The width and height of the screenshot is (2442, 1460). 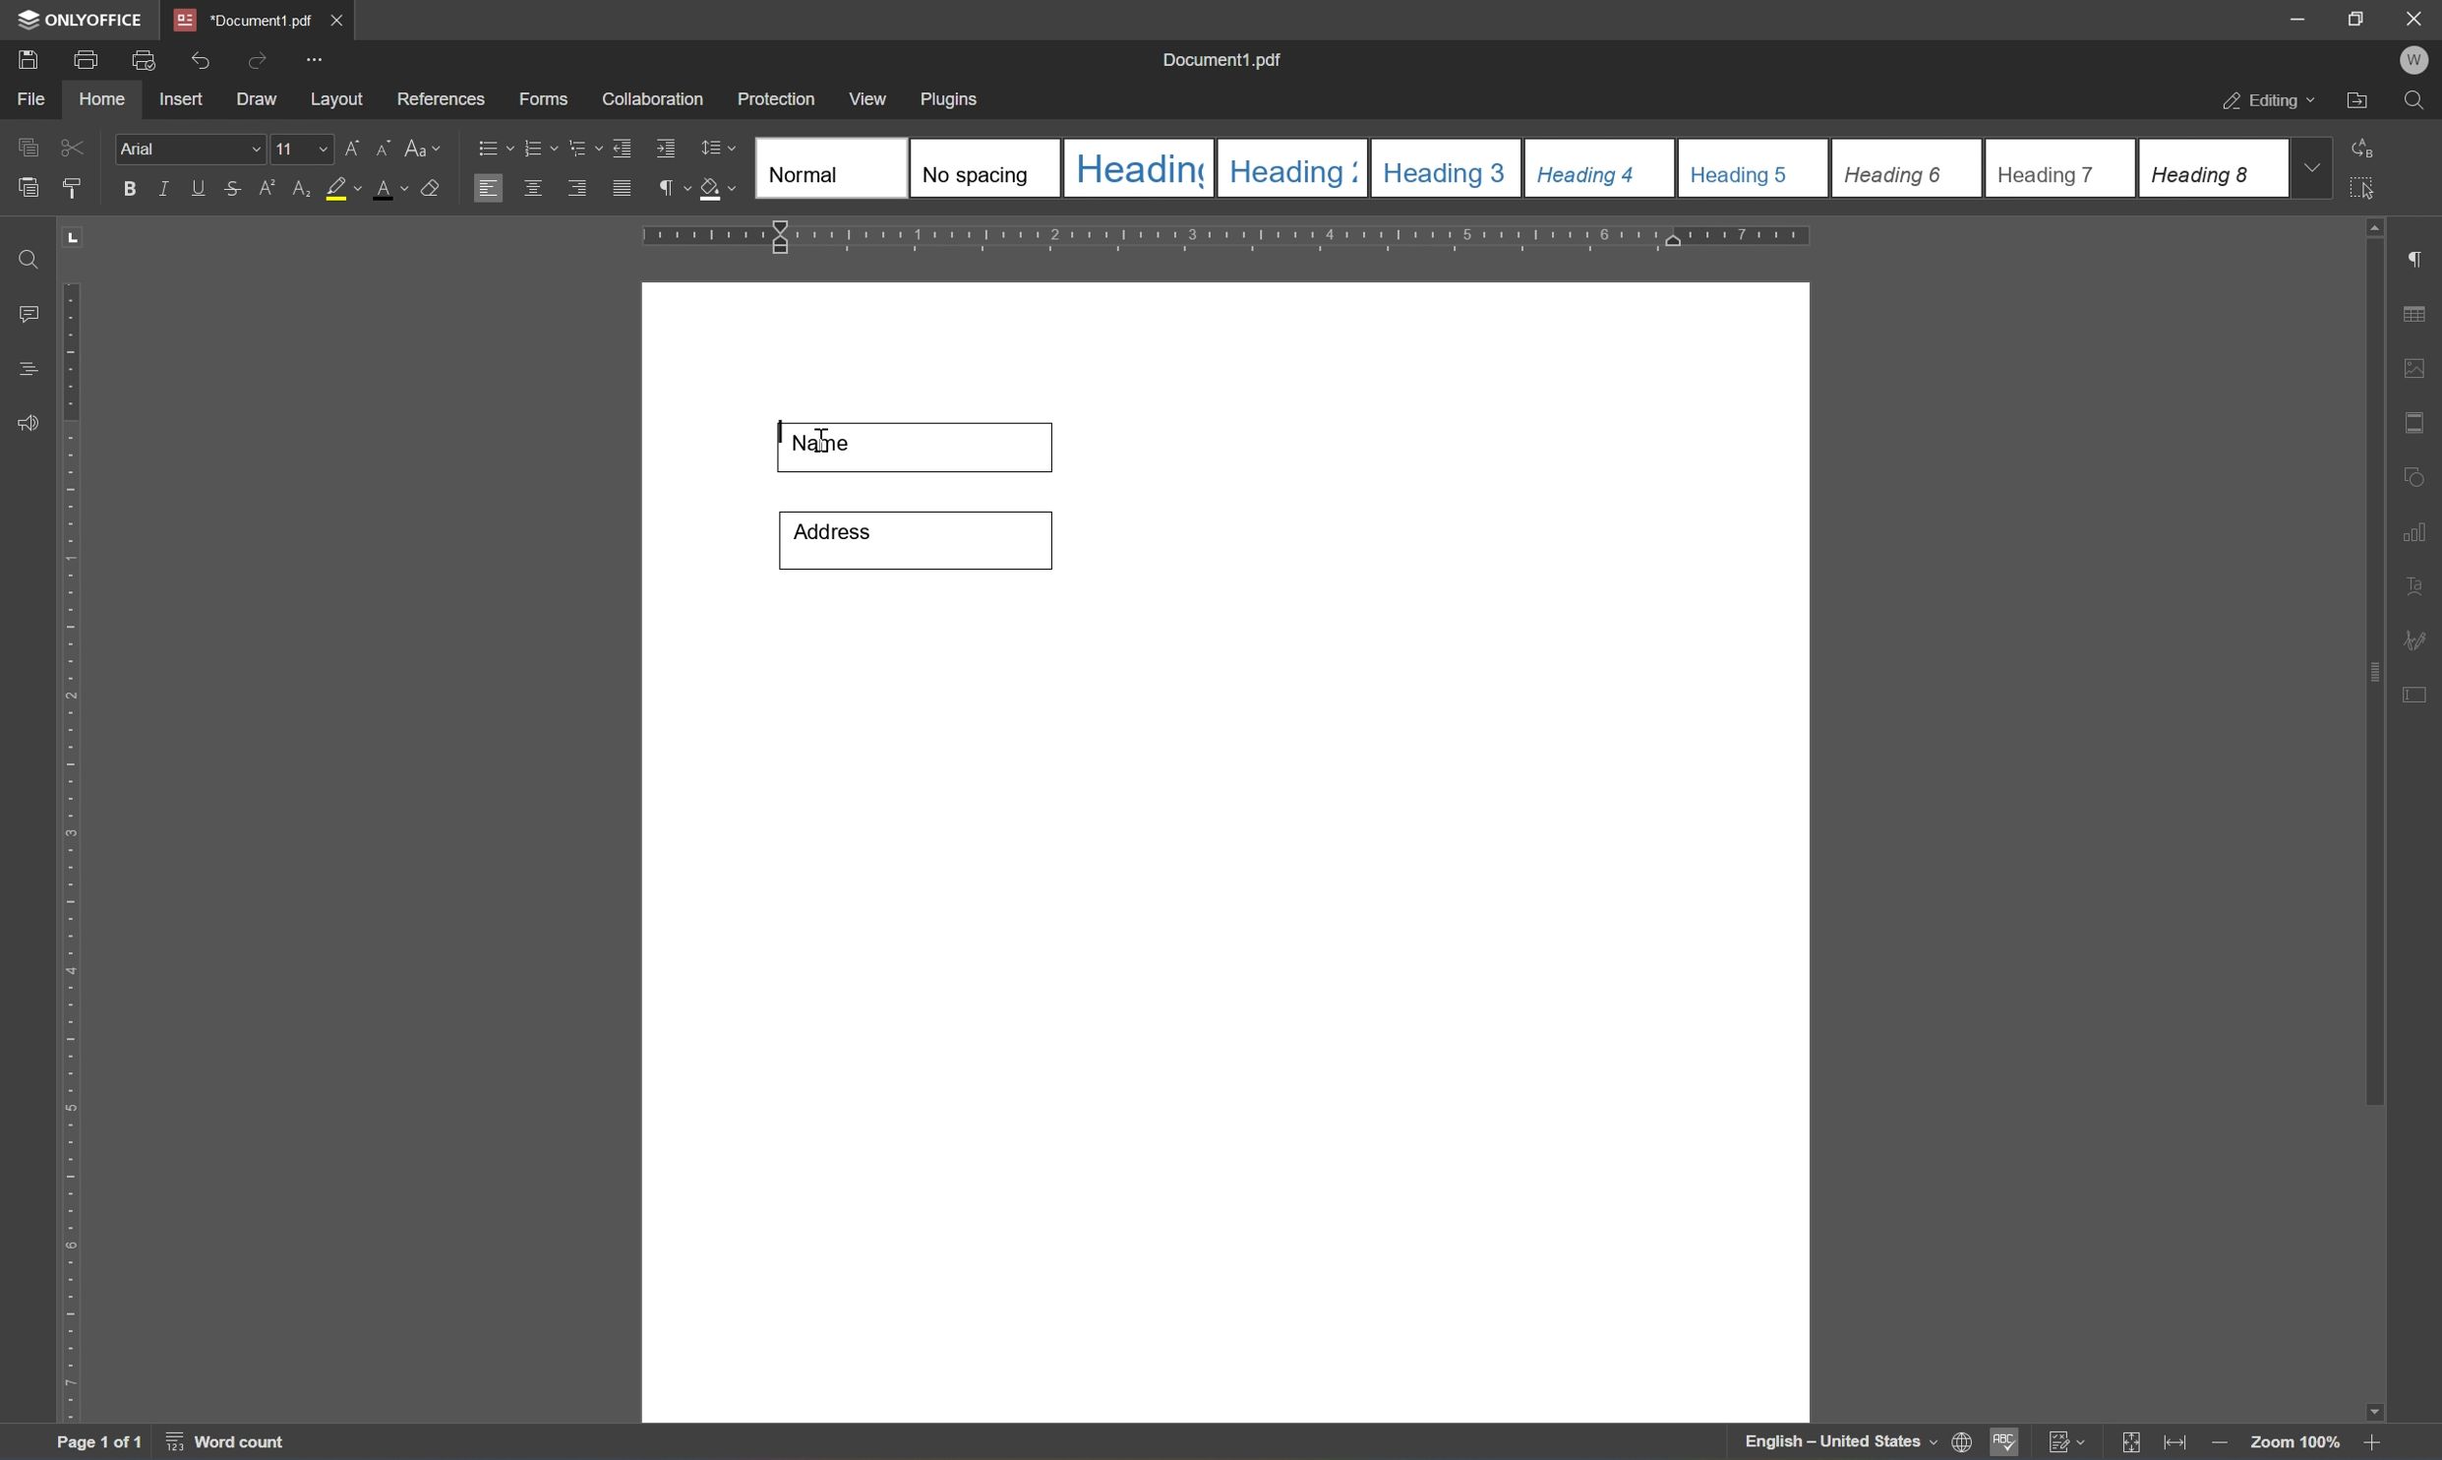 I want to click on minimize, so click(x=2298, y=18).